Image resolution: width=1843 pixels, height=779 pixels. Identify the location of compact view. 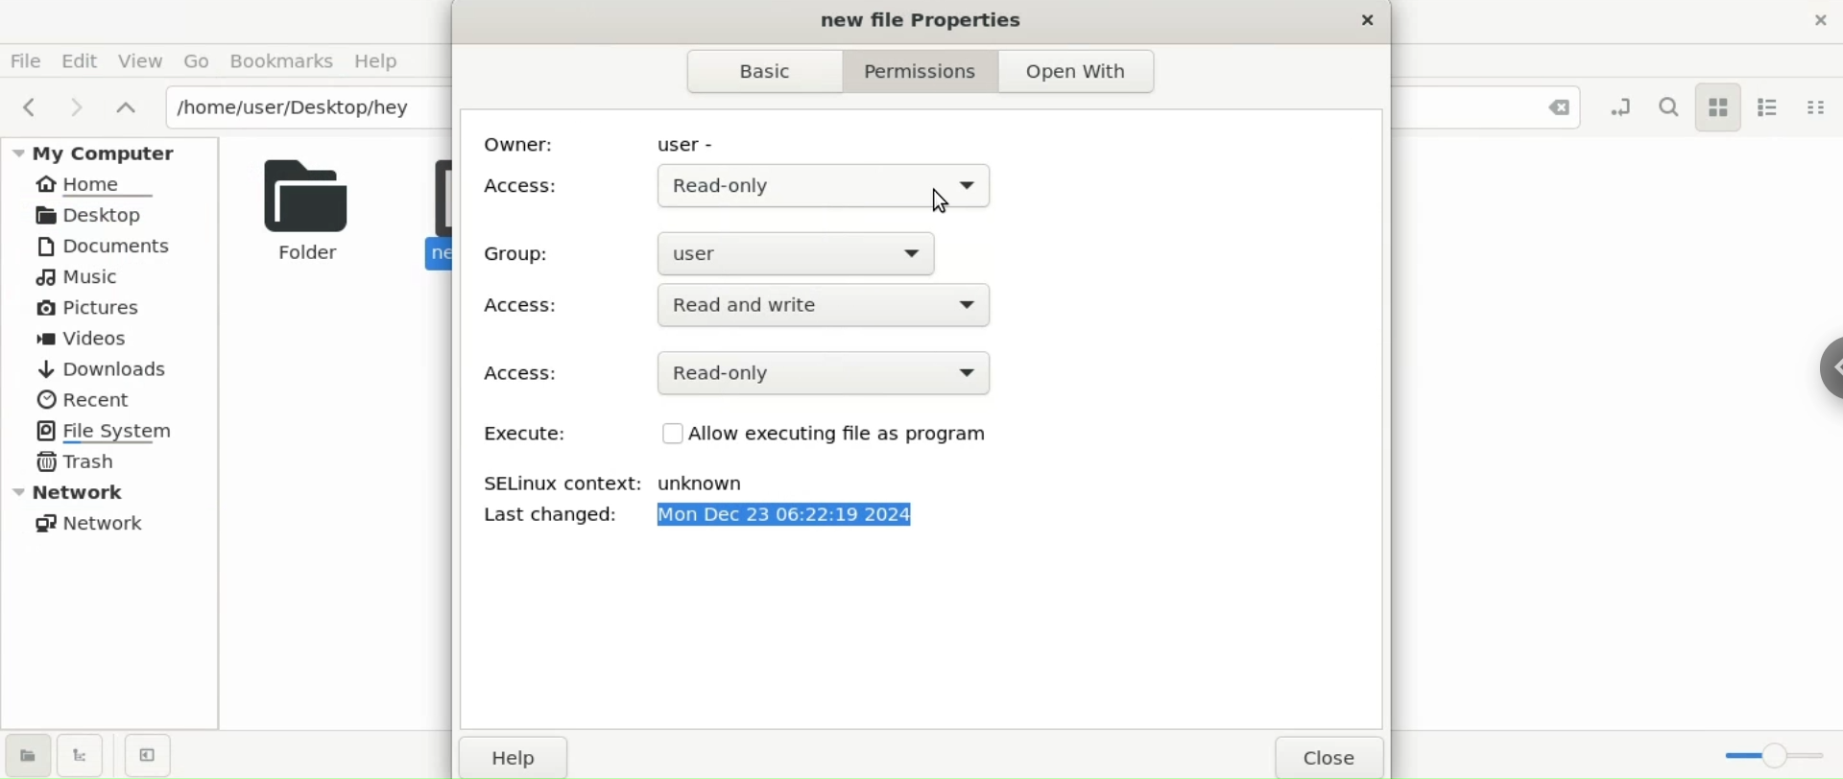
(1818, 106).